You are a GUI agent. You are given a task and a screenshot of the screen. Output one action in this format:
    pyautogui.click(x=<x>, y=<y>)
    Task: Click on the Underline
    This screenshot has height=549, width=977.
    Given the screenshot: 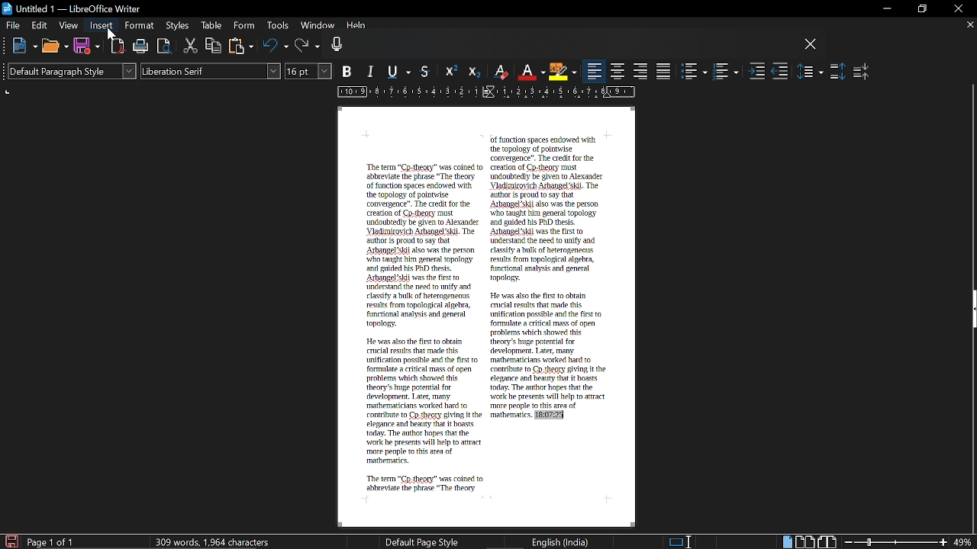 What is the action you would take?
    pyautogui.click(x=401, y=72)
    